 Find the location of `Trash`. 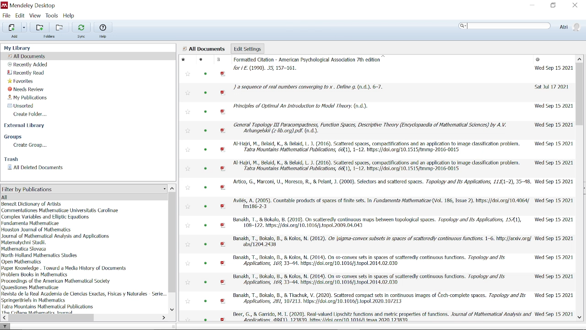

Trash is located at coordinates (11, 159).